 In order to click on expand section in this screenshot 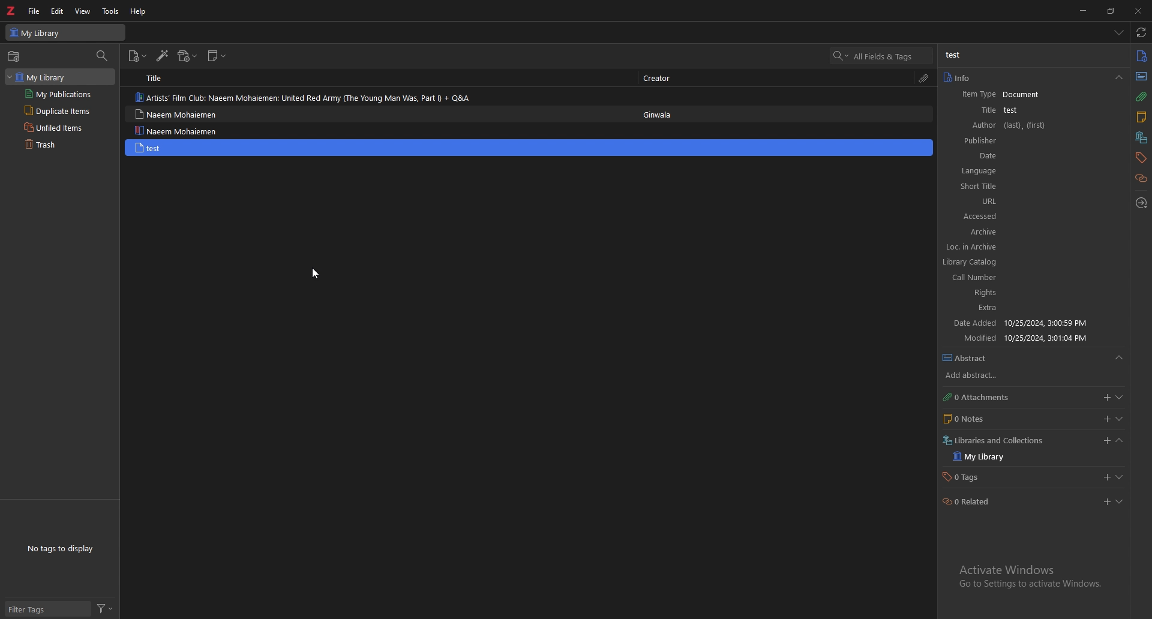, I will do `click(1123, 504)`.